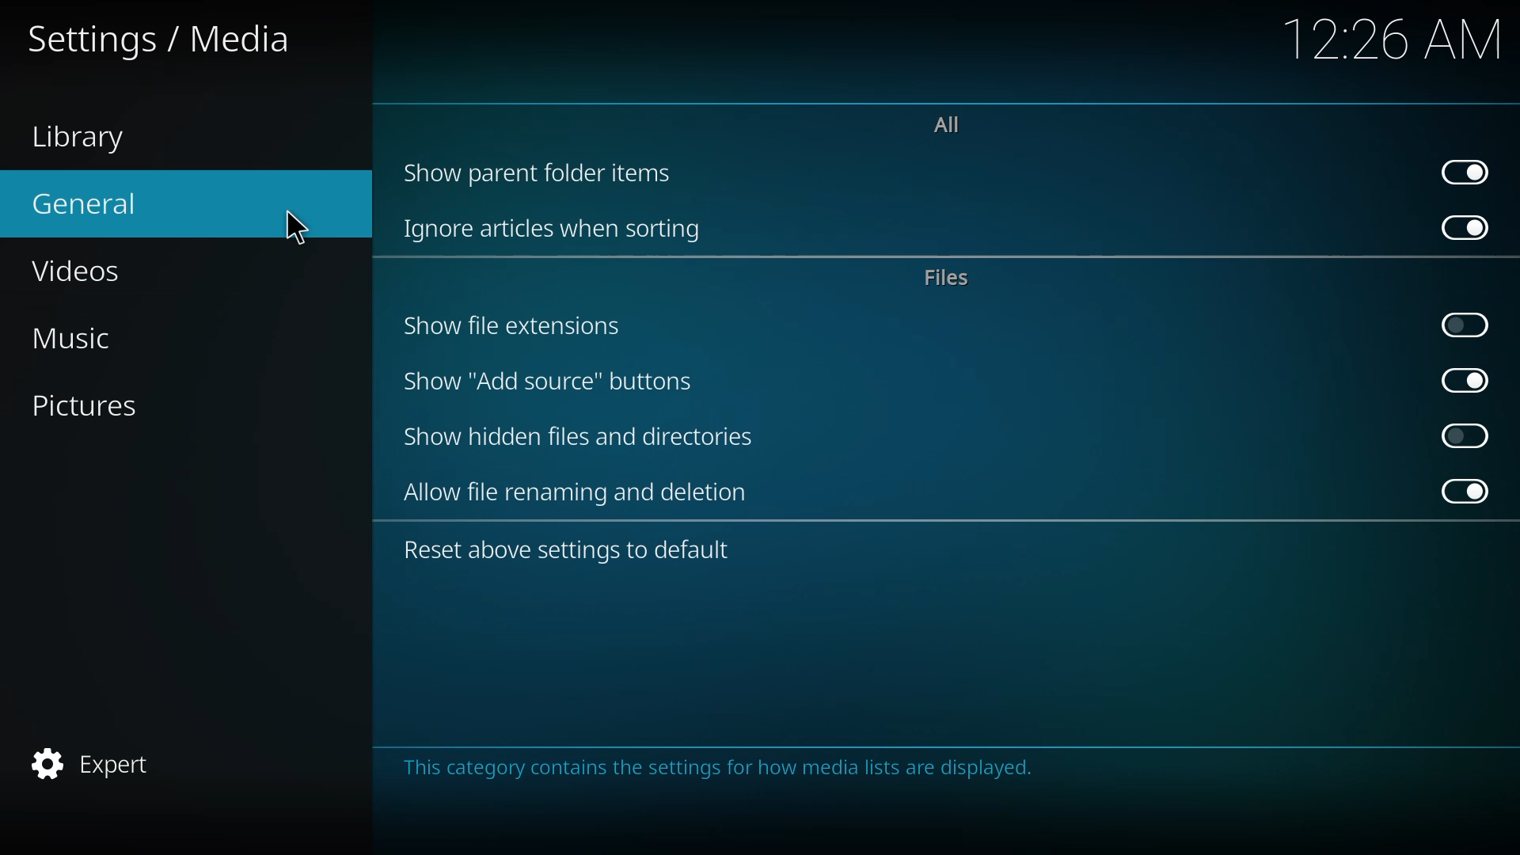 Image resolution: width=1520 pixels, height=855 pixels. Describe the element at coordinates (1468, 380) in the screenshot. I see `enabled` at that location.